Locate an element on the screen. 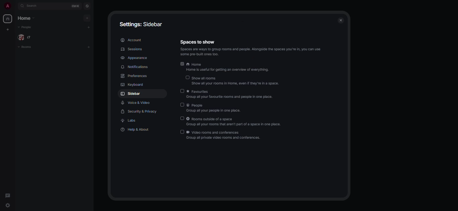 This screenshot has width=458, height=211. home is located at coordinates (229, 68).